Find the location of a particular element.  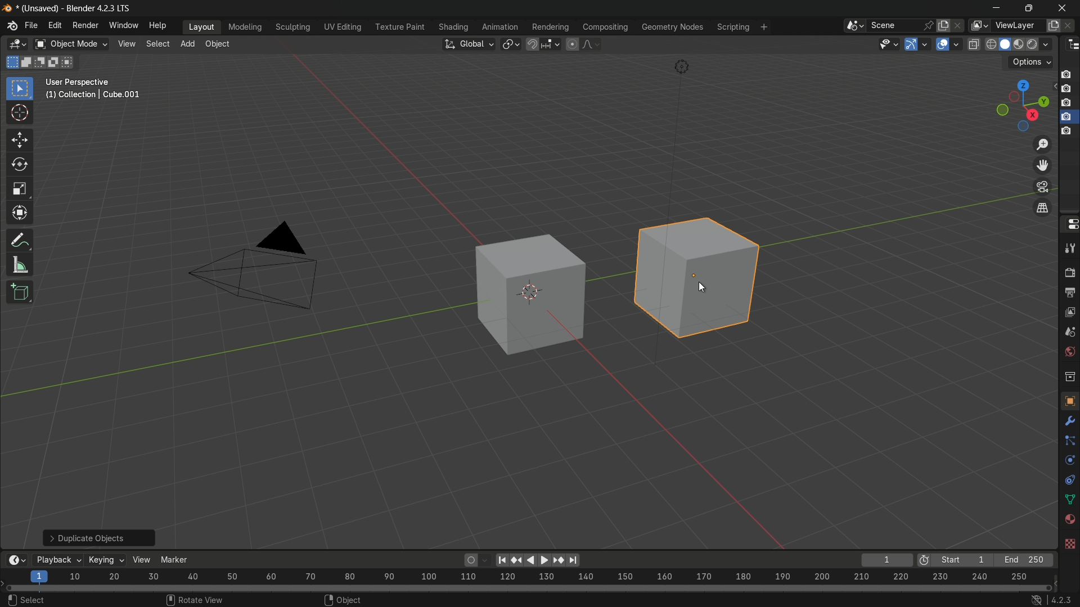

zoom in/out is located at coordinates (1043, 144).